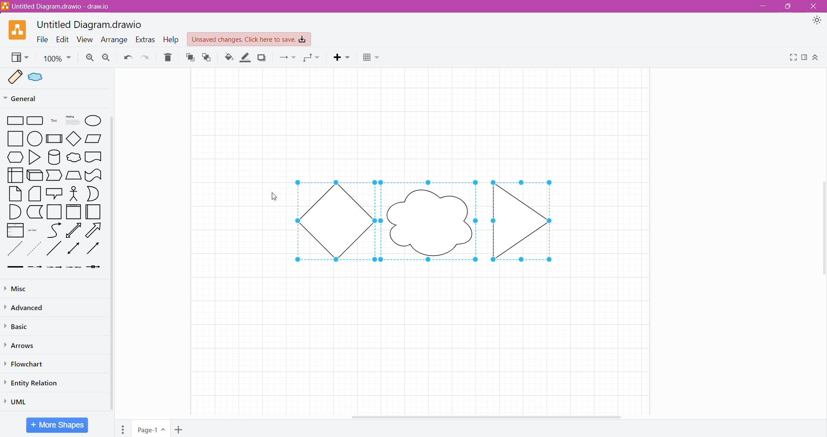  What do you see at coordinates (58, 58) in the screenshot?
I see `Zoom` at bounding box center [58, 58].